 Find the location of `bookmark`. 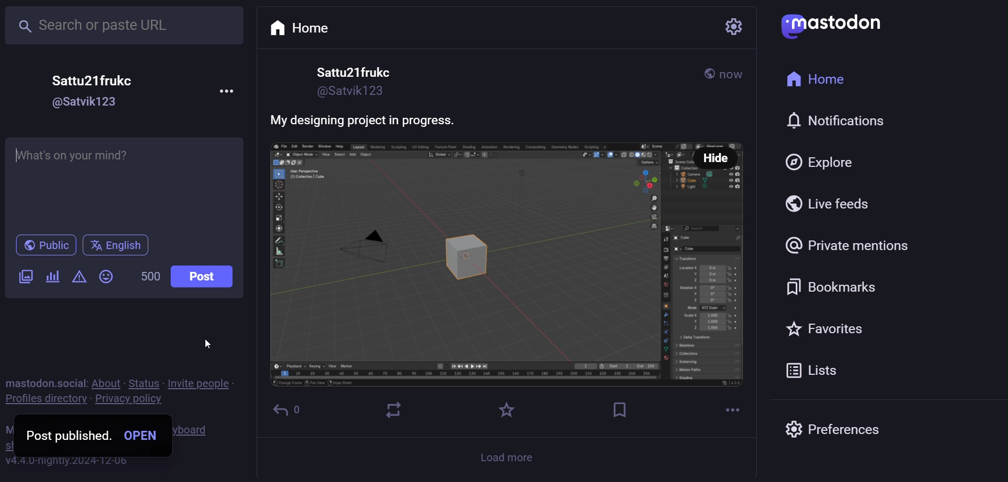

bookmark is located at coordinates (623, 411).